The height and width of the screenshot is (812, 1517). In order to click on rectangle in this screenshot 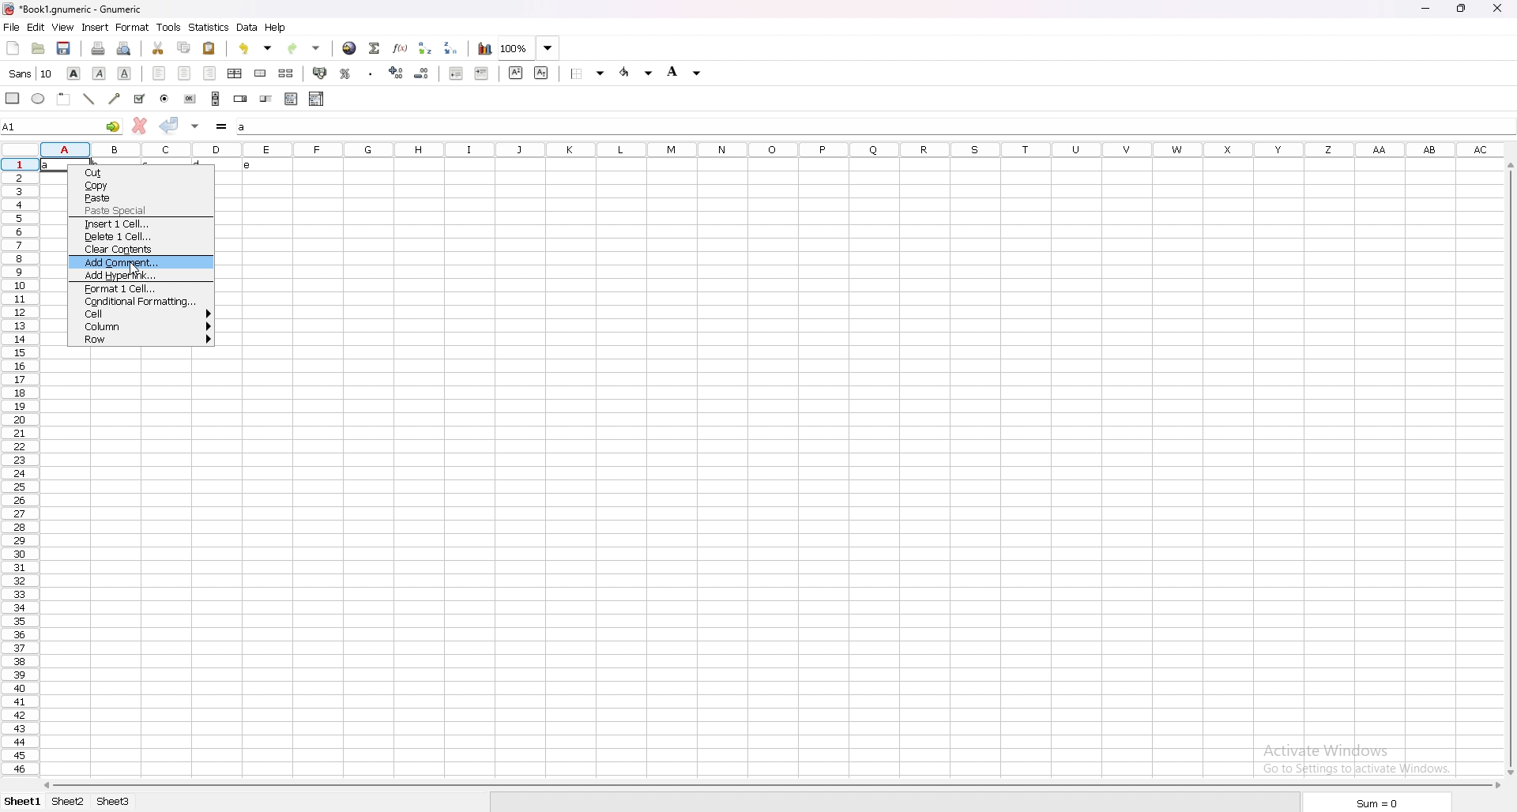, I will do `click(13, 97)`.